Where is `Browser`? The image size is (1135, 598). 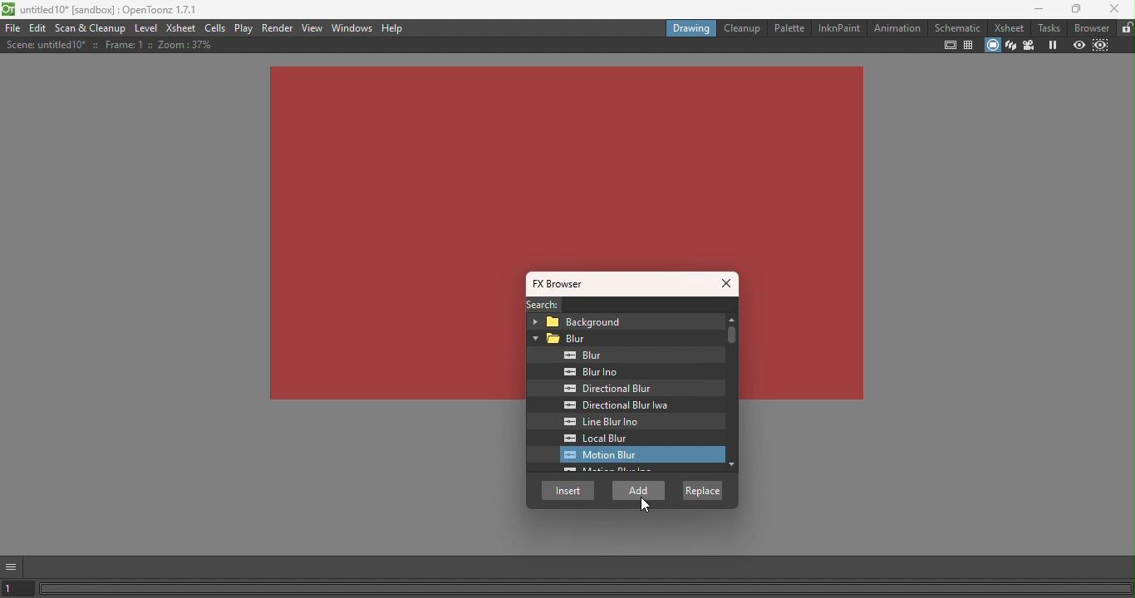 Browser is located at coordinates (1089, 28).